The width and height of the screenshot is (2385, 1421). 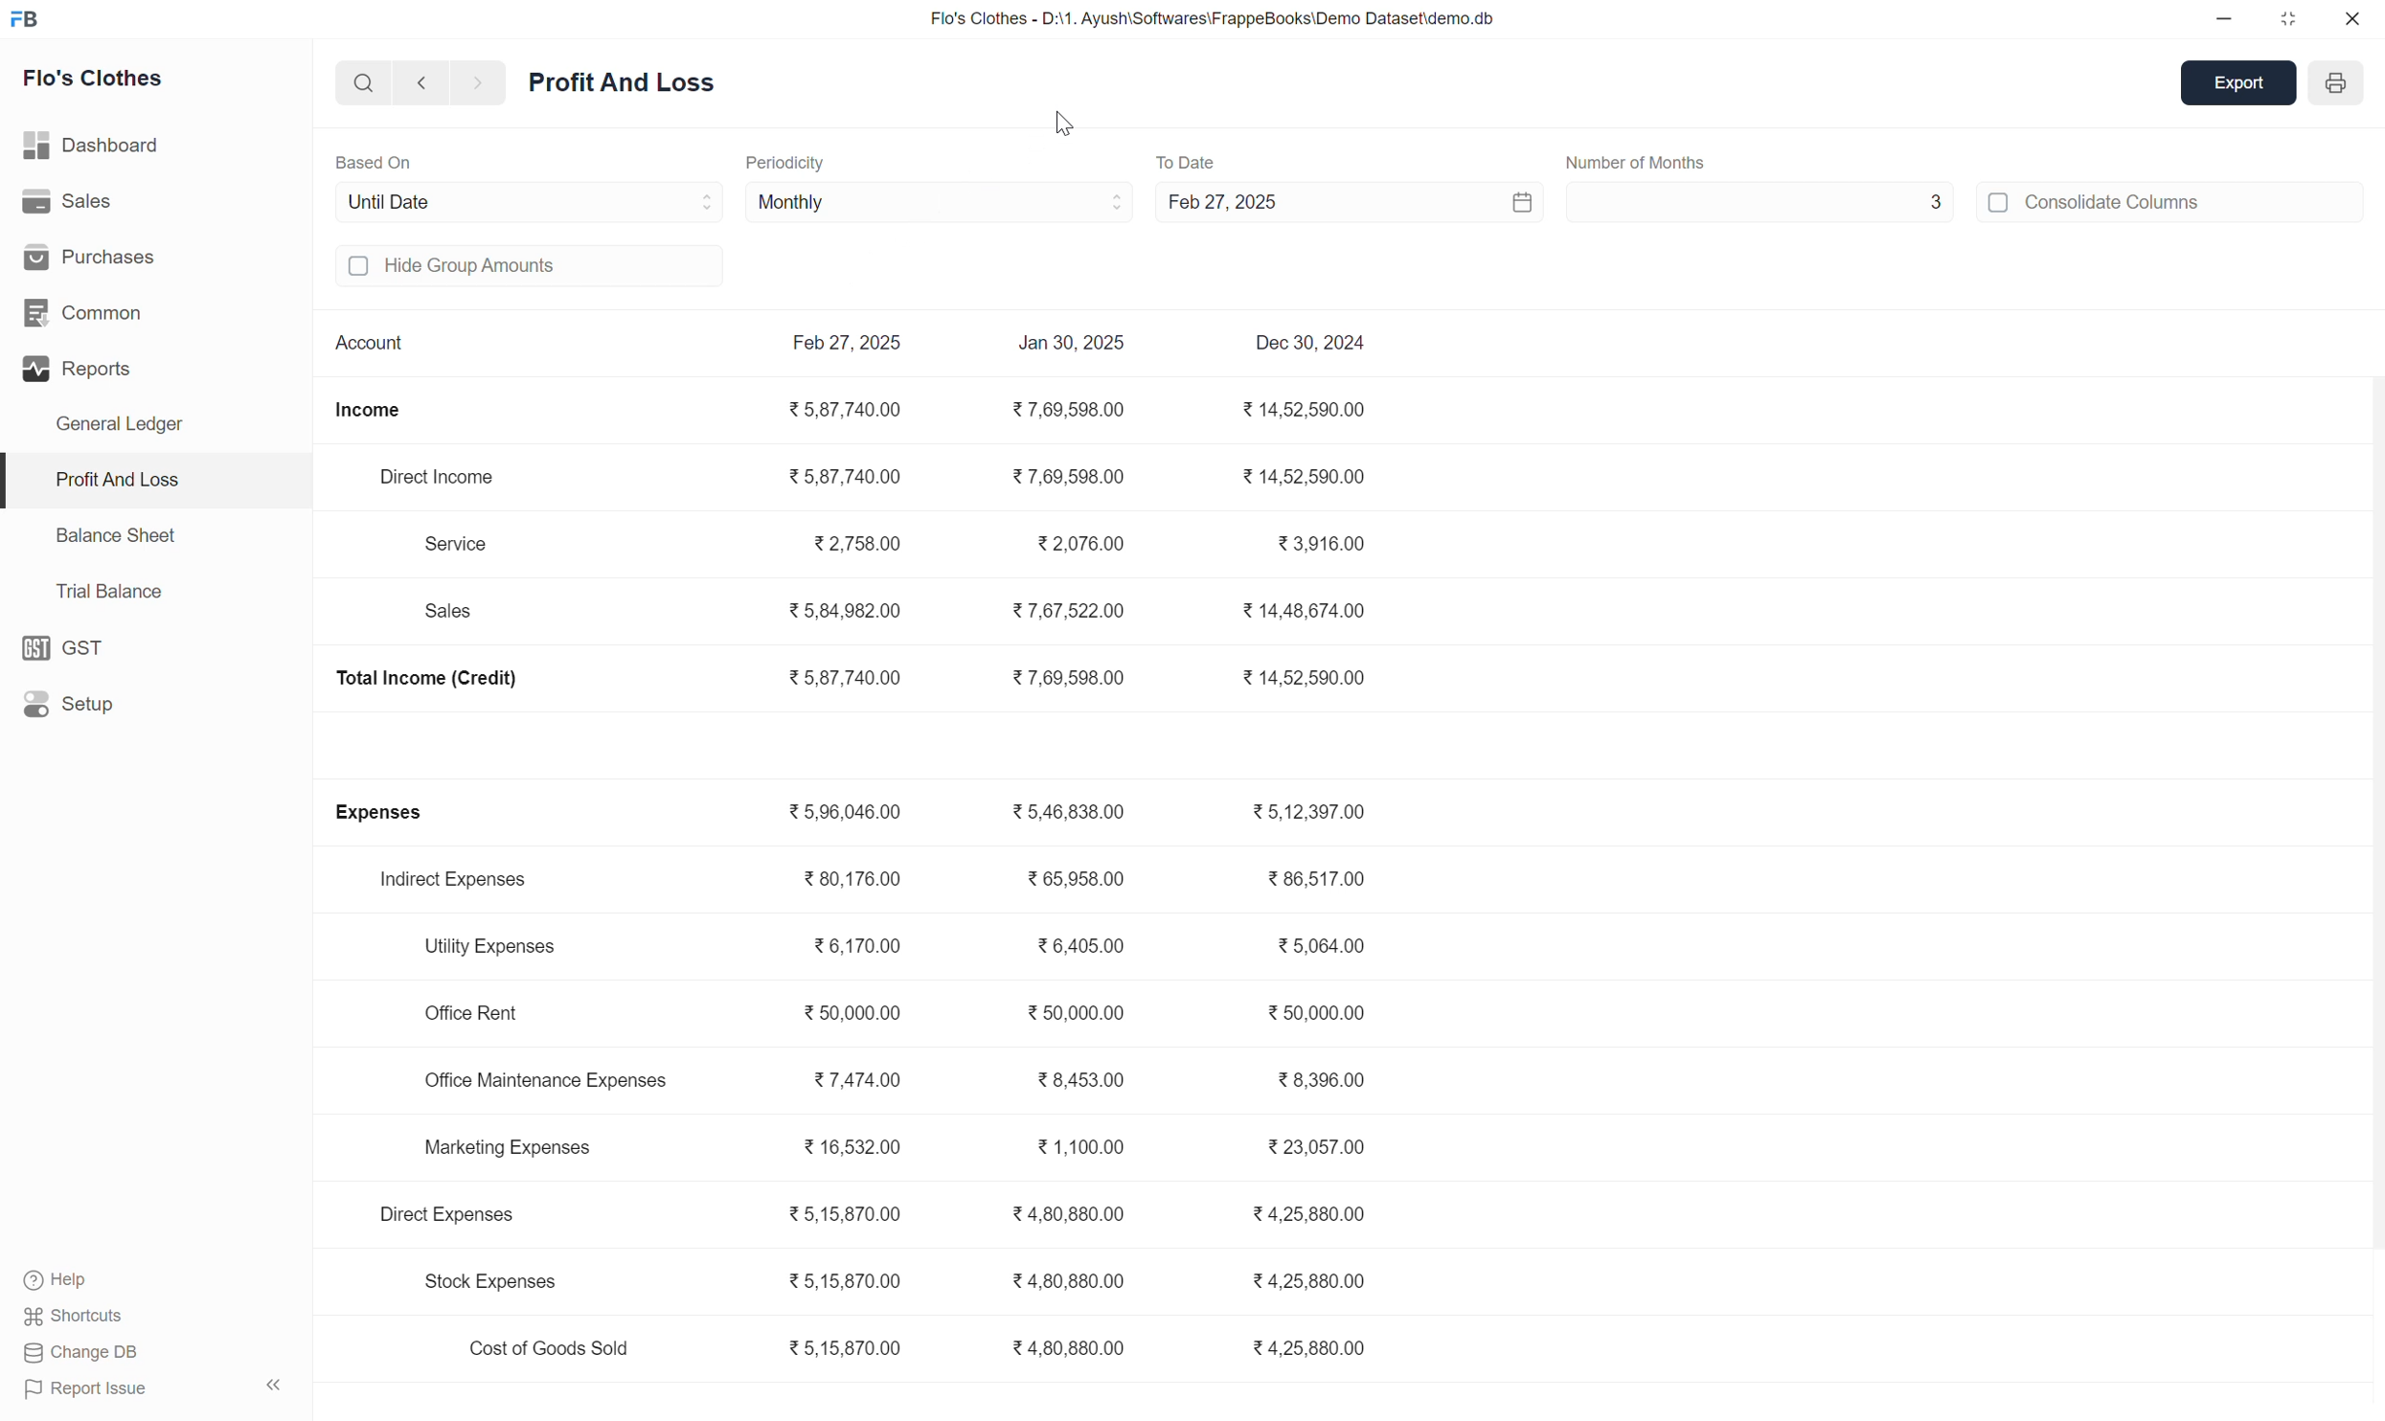 What do you see at coordinates (1492, 201) in the screenshot?
I see `Calendar` at bounding box center [1492, 201].